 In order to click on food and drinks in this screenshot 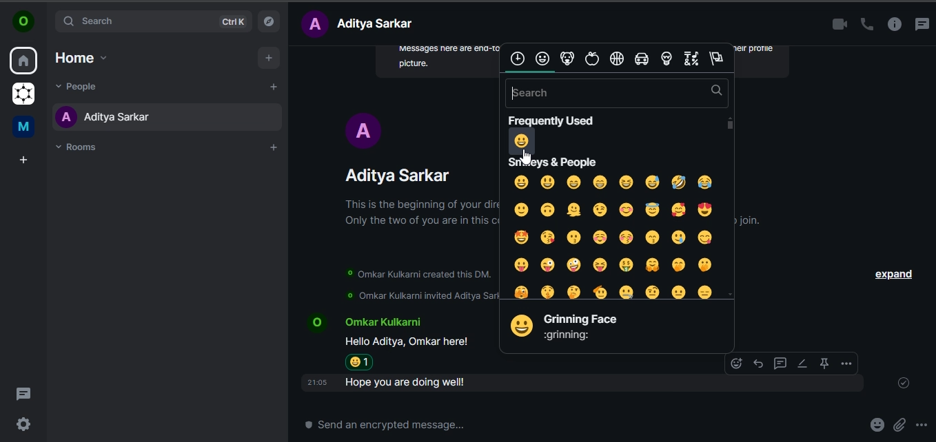, I will do `click(593, 59)`.